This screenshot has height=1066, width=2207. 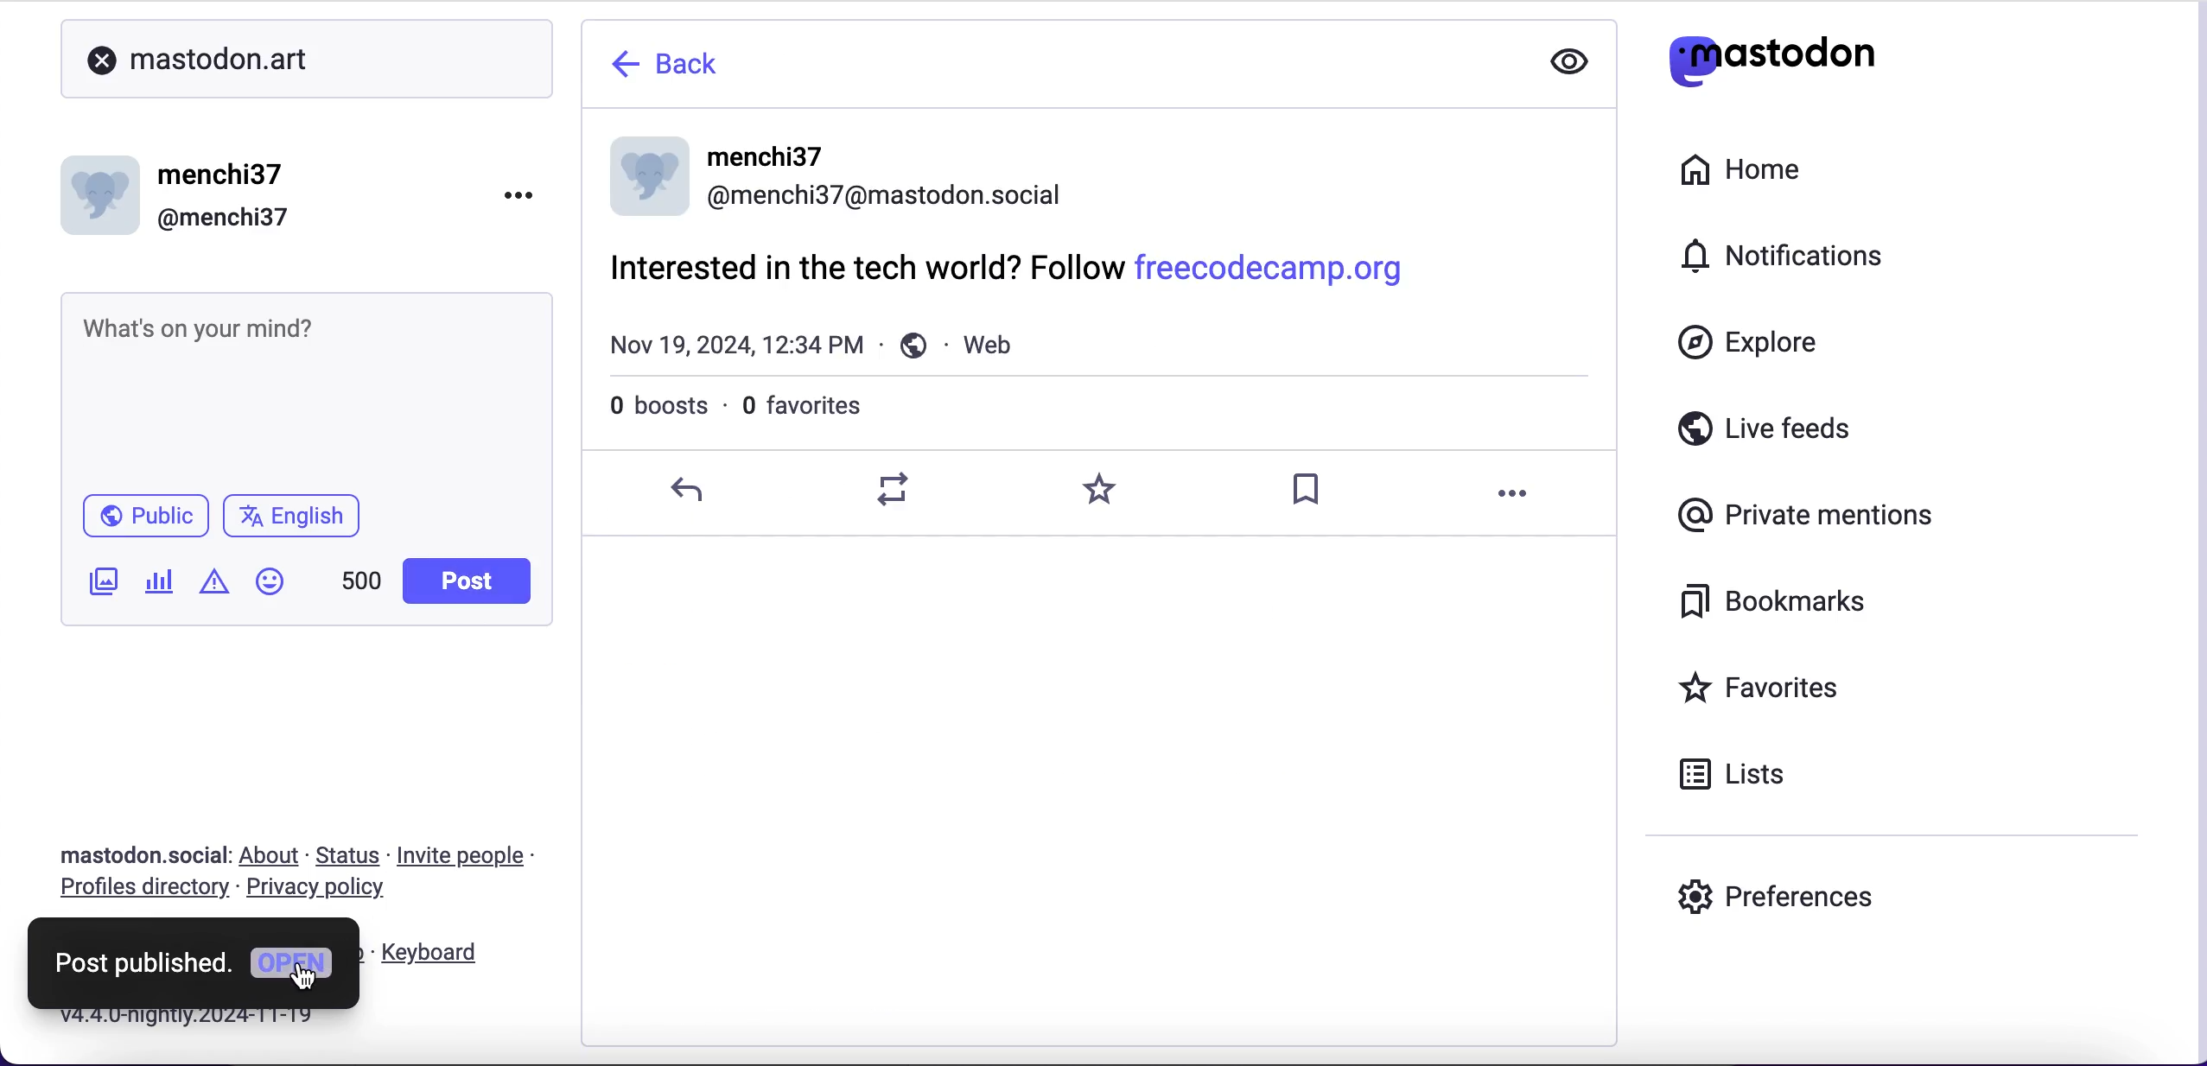 What do you see at coordinates (896, 489) in the screenshot?
I see `reboost` at bounding box center [896, 489].